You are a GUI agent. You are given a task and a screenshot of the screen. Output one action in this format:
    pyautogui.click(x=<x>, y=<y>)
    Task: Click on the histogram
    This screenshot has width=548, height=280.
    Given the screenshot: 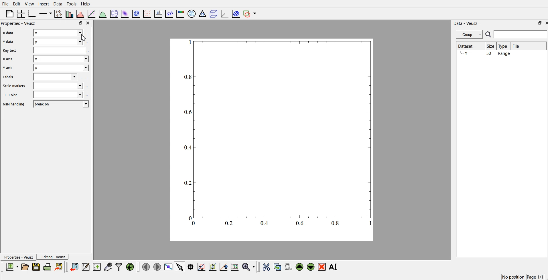 What is the action you would take?
    pyautogui.click(x=81, y=13)
    